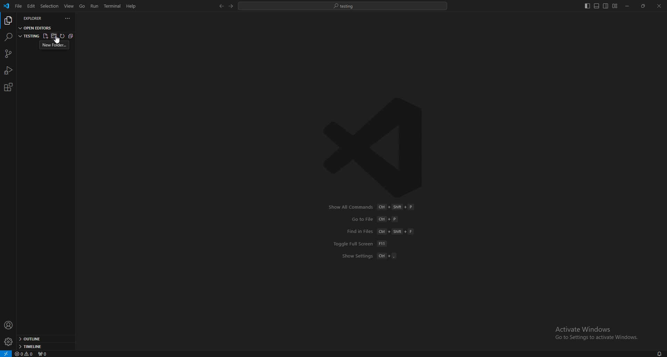  What do you see at coordinates (659, 6) in the screenshot?
I see `close` at bounding box center [659, 6].